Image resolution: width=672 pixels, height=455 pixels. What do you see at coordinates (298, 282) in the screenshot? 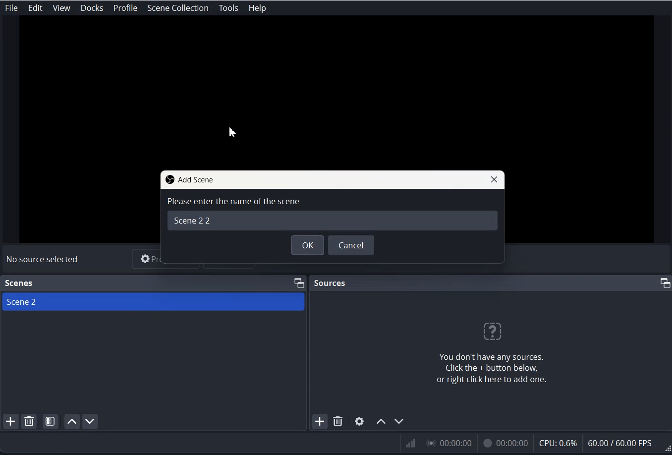
I see `Maximize` at bounding box center [298, 282].